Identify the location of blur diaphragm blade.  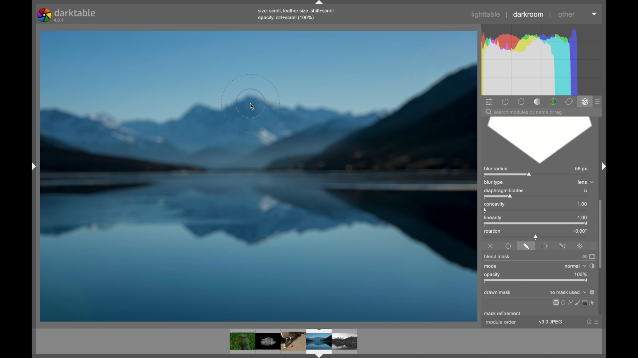
(538, 141).